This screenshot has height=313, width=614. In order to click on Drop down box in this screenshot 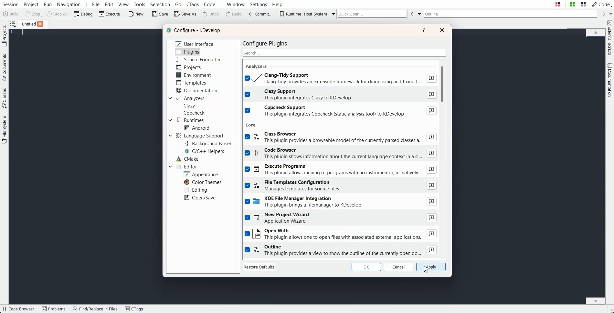, I will do `click(169, 98)`.